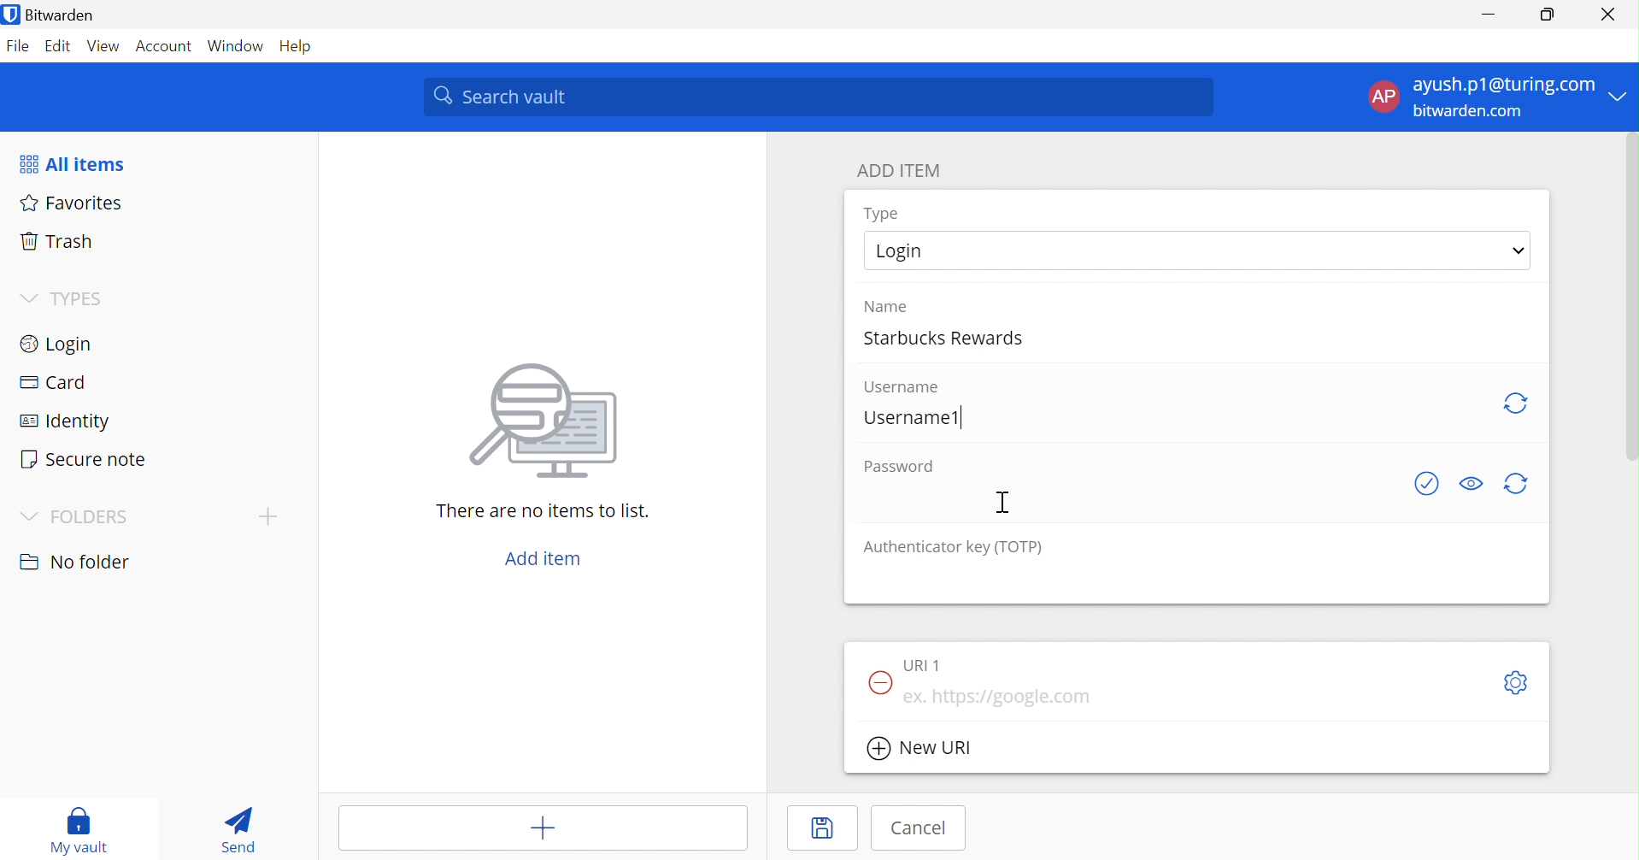  What do you see at coordinates (901, 172) in the screenshot?
I see `ADD ITEM` at bounding box center [901, 172].